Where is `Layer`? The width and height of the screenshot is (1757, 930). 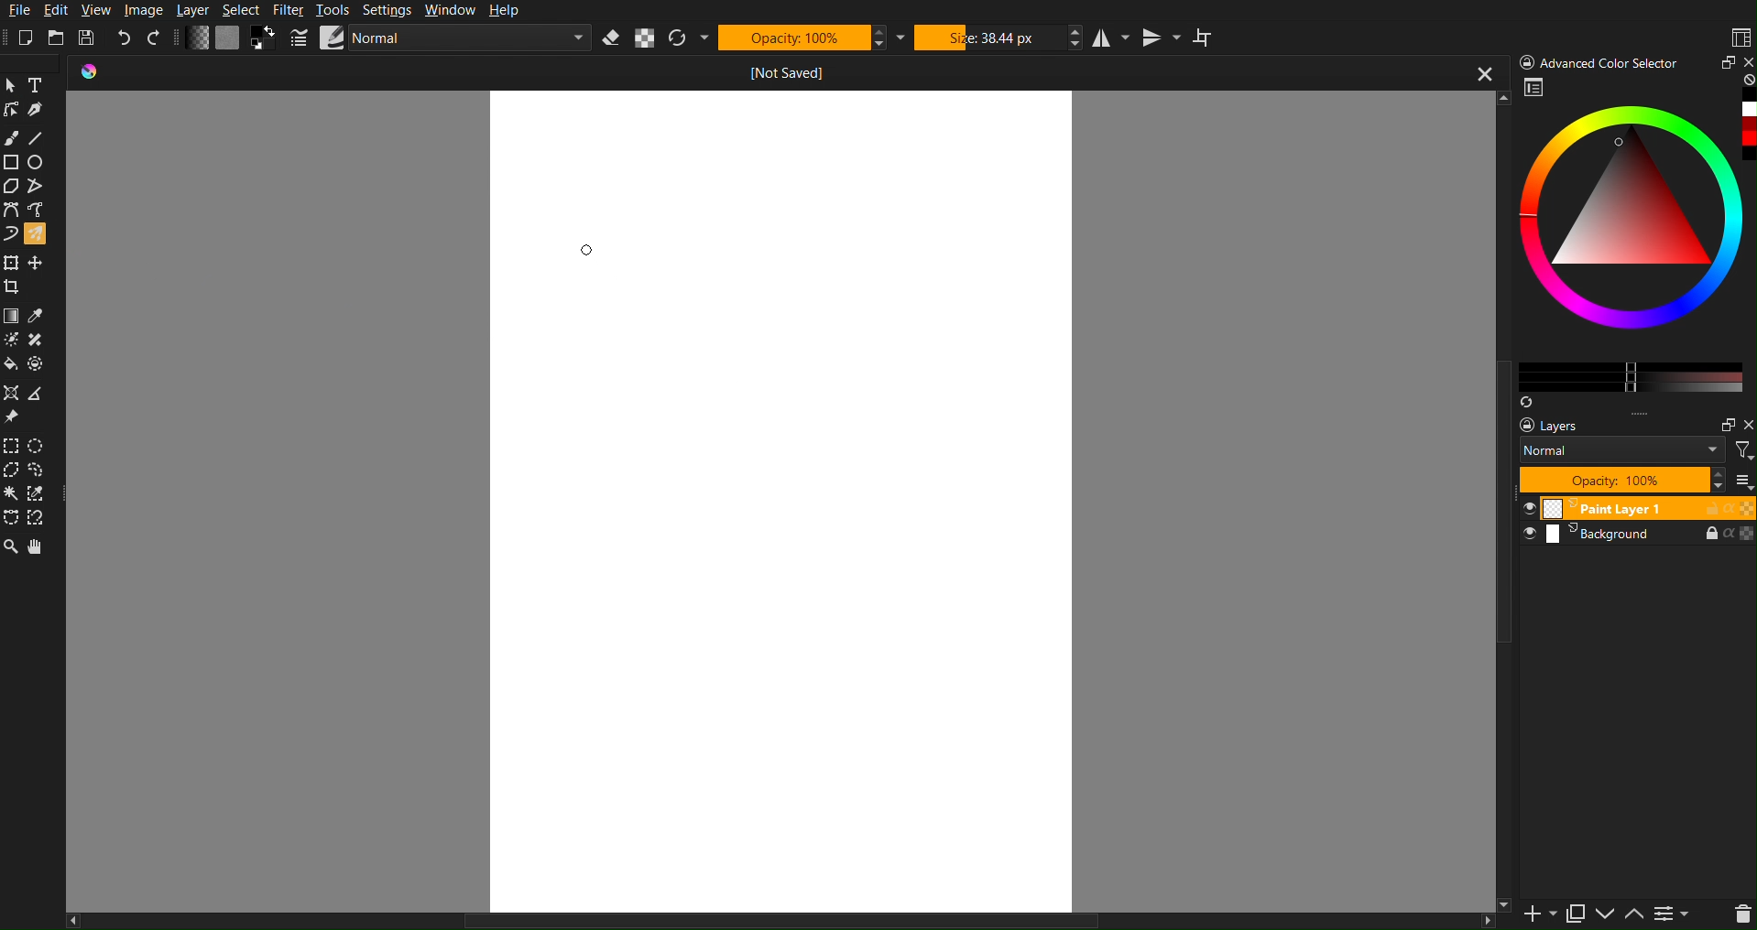 Layer is located at coordinates (199, 11).